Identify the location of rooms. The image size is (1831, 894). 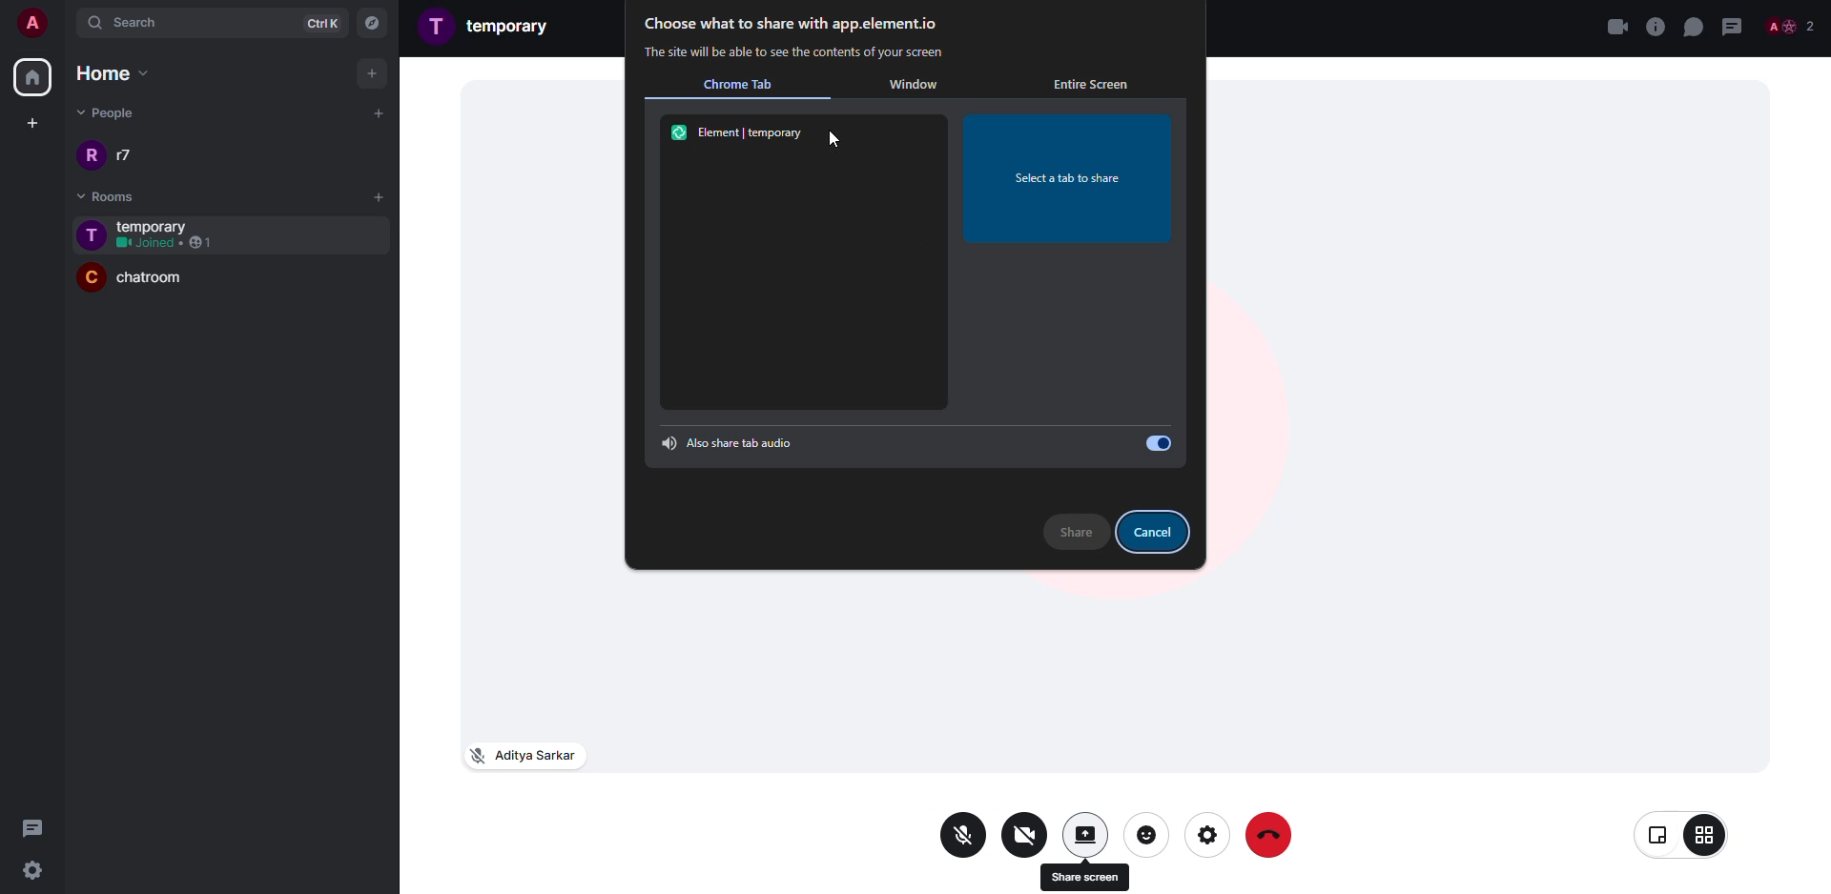
(96, 196).